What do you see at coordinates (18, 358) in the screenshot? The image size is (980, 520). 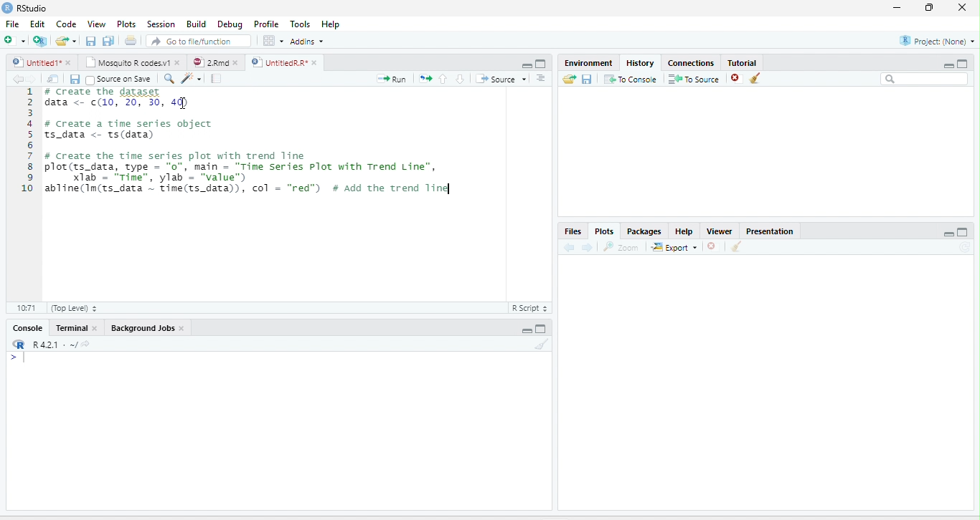 I see `New line` at bounding box center [18, 358].